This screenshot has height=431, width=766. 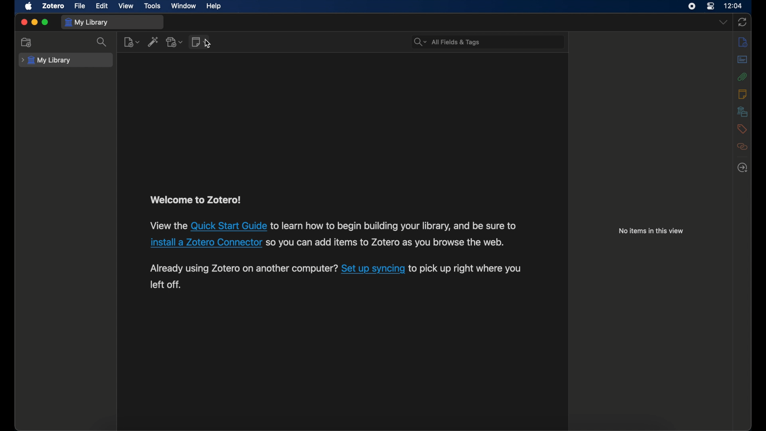 What do you see at coordinates (213, 6) in the screenshot?
I see `help` at bounding box center [213, 6].